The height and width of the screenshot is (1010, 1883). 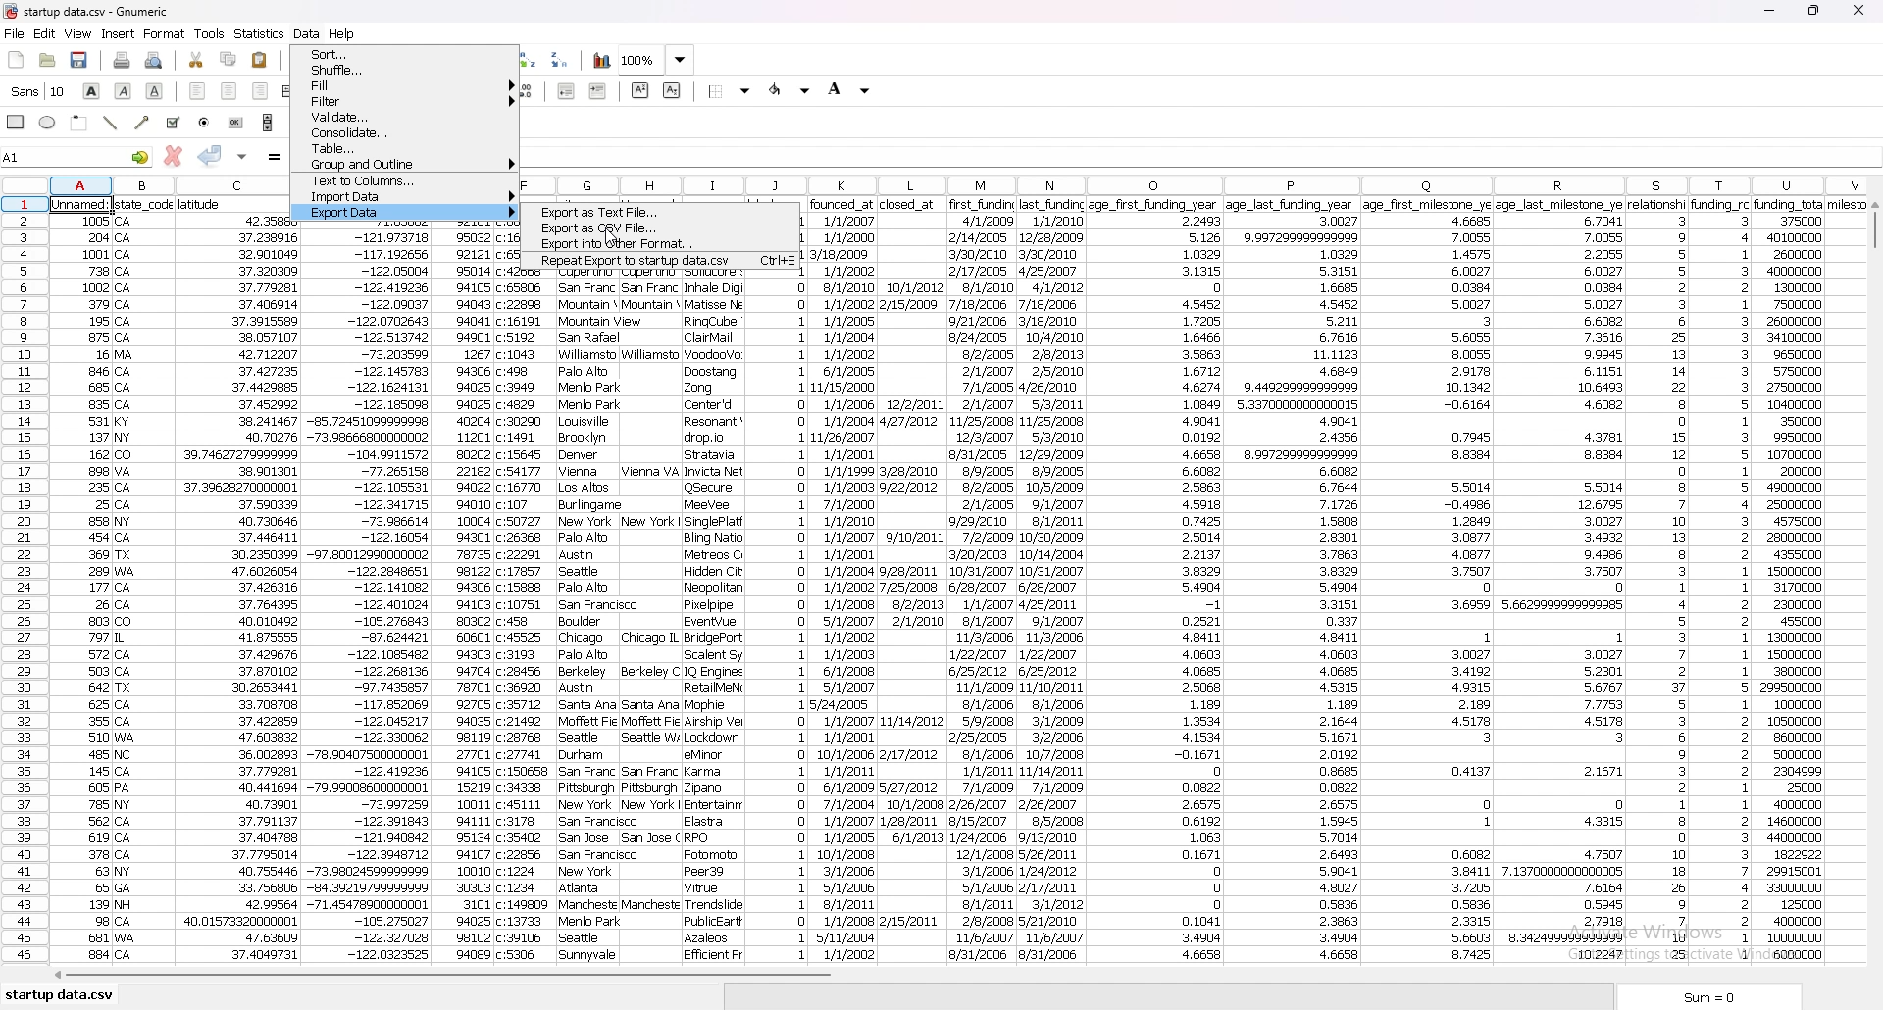 I want to click on supercript, so click(x=640, y=90).